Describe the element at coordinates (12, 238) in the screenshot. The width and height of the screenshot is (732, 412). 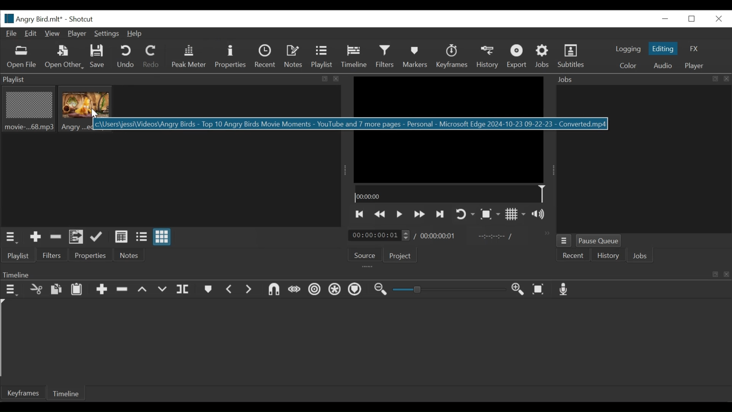
I see `Playlist menu` at that location.